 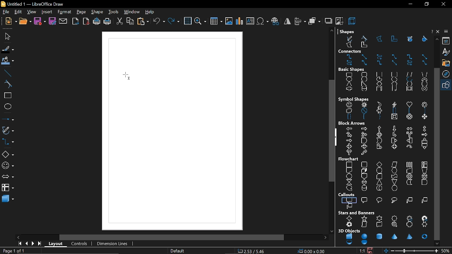 I want to click on internal storage, so click(x=425, y=164).